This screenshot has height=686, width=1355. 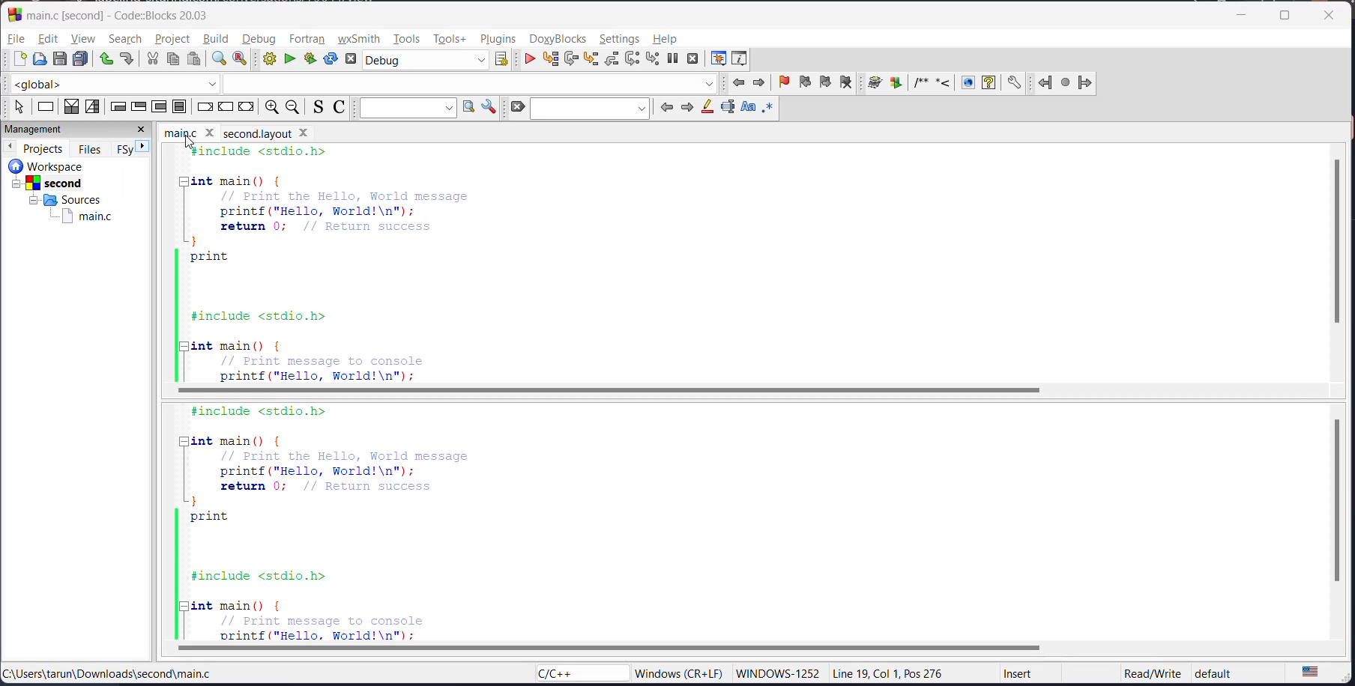 I want to click on FSy, so click(x=124, y=149).